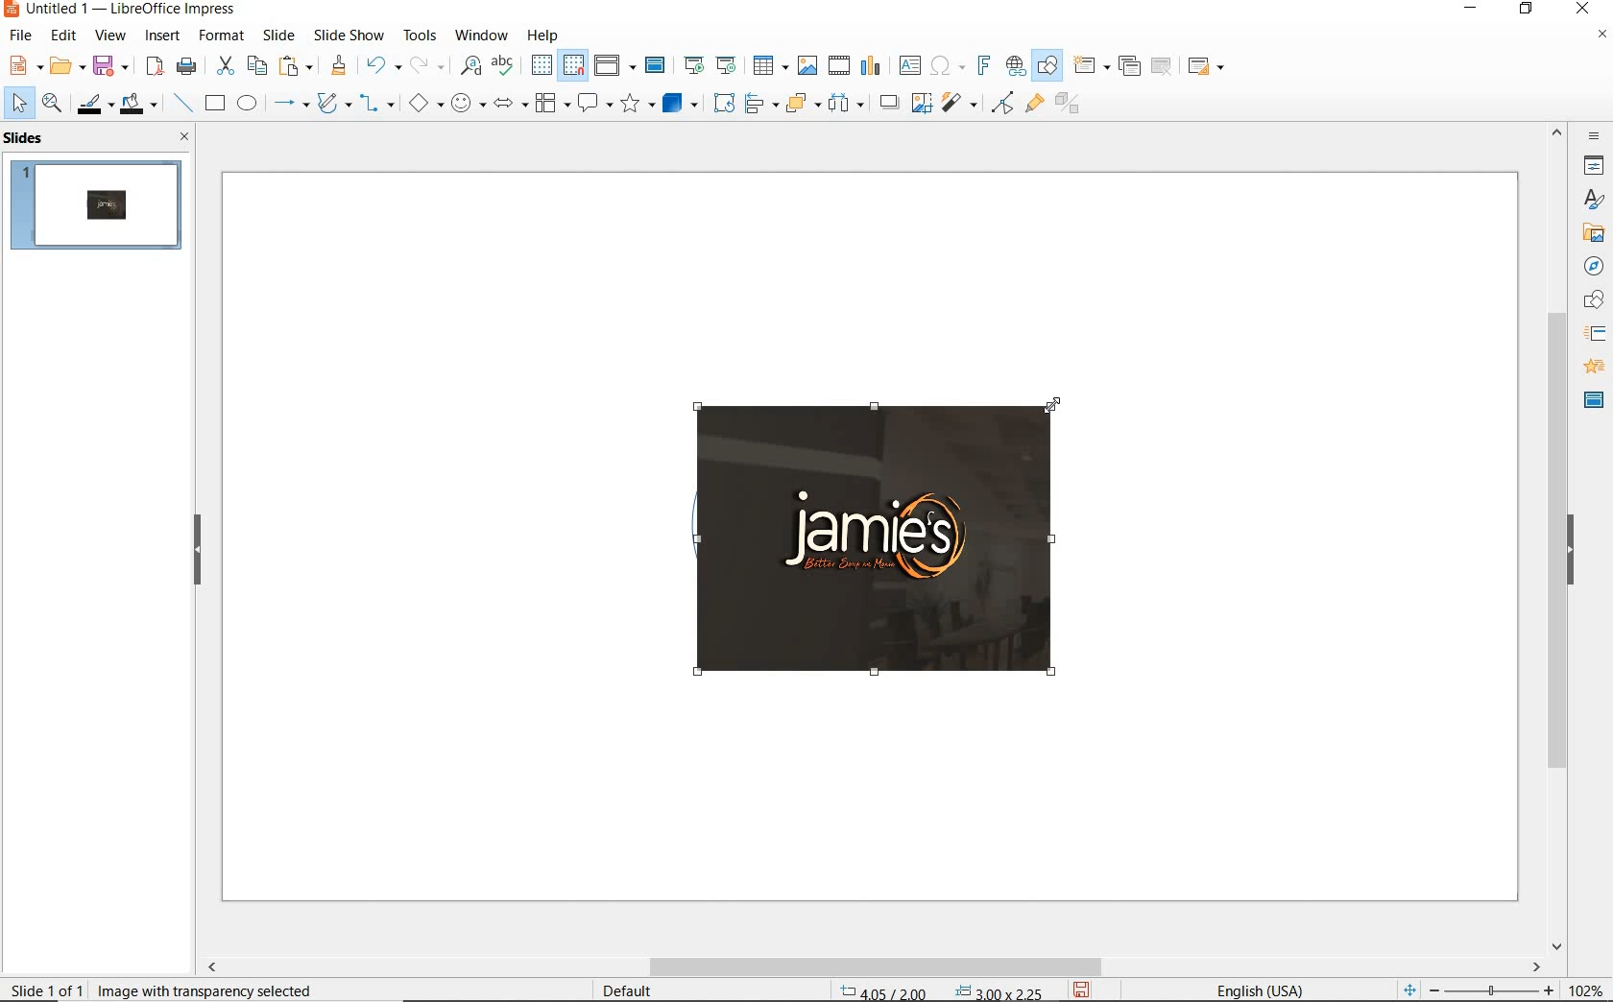 This screenshot has width=1613, height=1002. I want to click on insert line, so click(181, 104).